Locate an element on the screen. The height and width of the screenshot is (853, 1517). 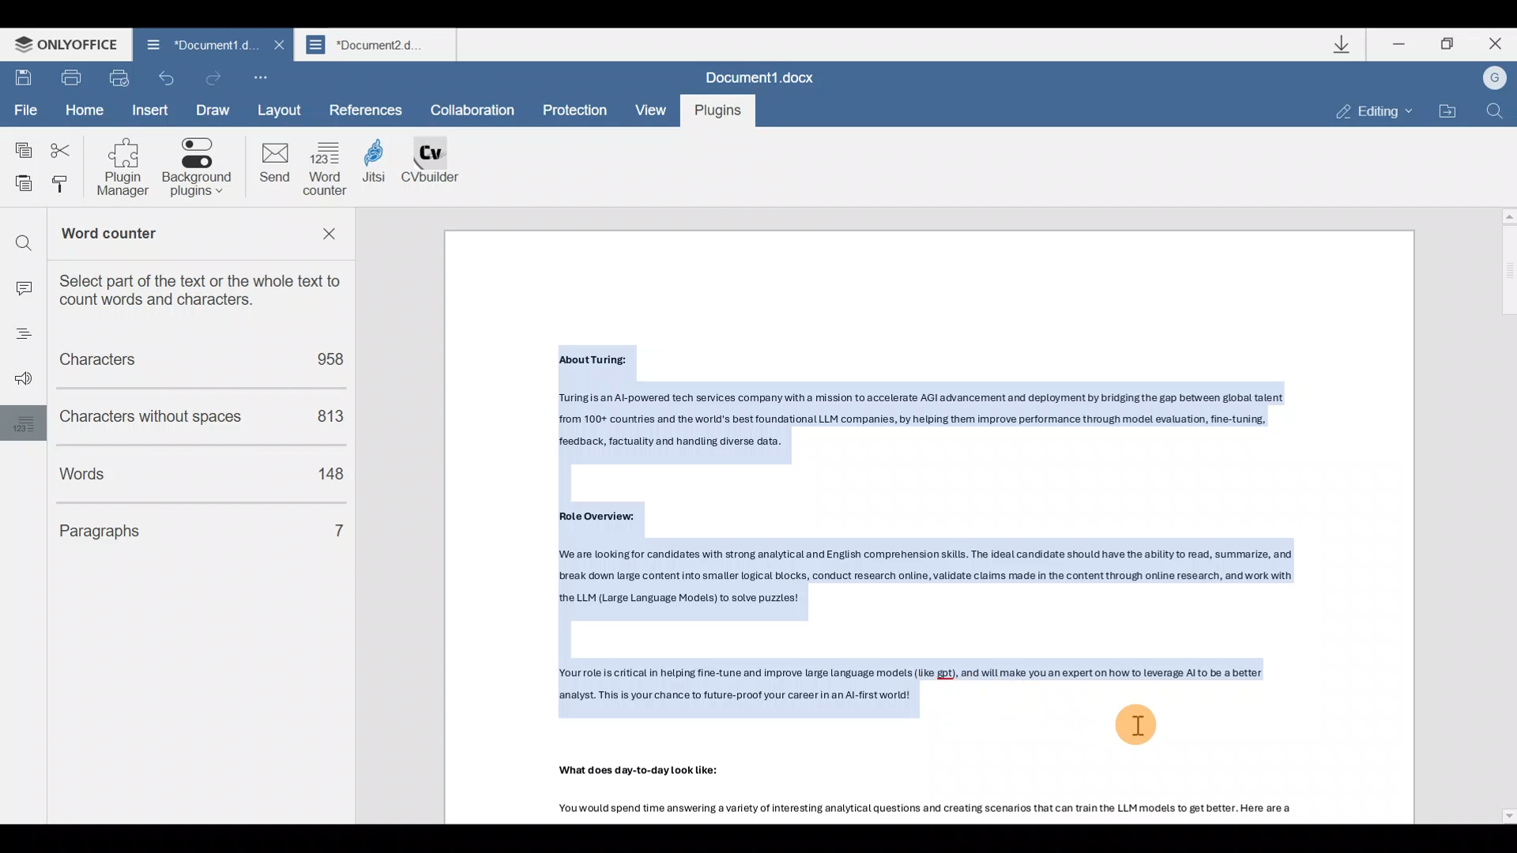
Cursor is located at coordinates (1136, 724).